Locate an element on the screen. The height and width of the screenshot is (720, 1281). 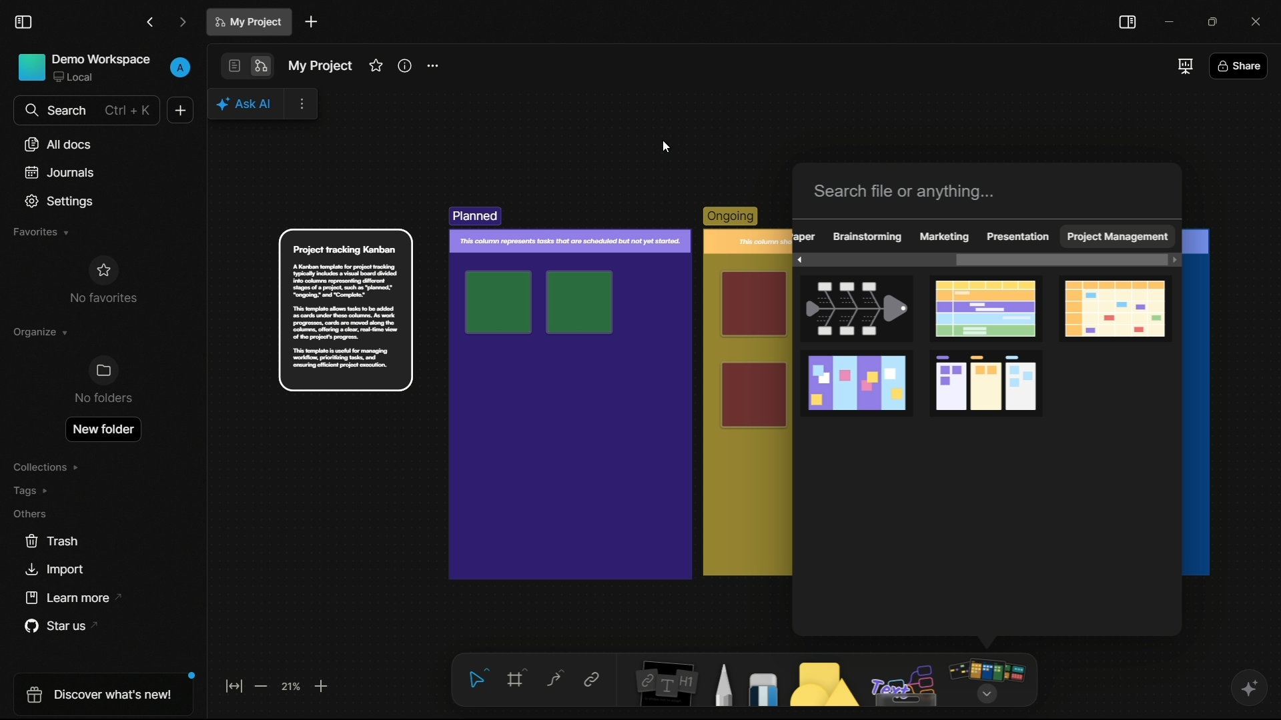
more options is located at coordinates (303, 105).